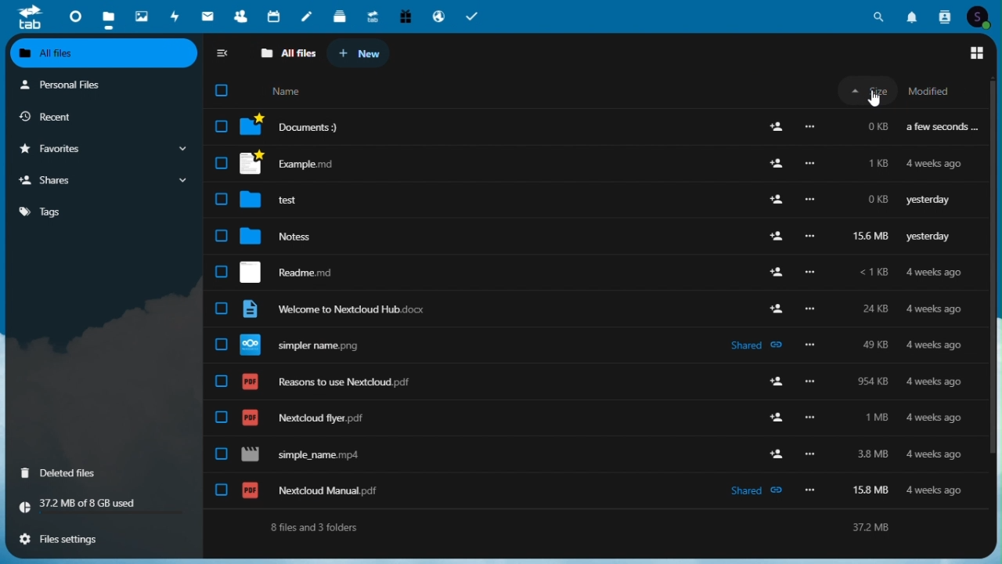 This screenshot has height=564, width=1002. Describe the element at coordinates (99, 540) in the screenshot. I see `File settings` at that location.